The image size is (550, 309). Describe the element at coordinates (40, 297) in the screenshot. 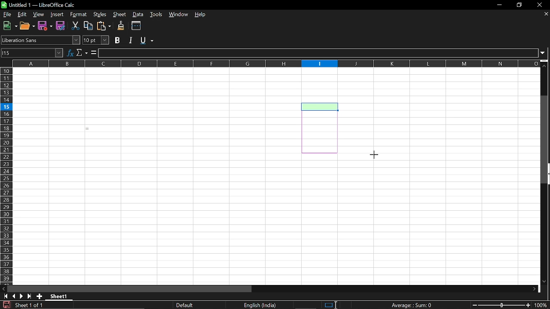

I see `Add sheet` at that location.